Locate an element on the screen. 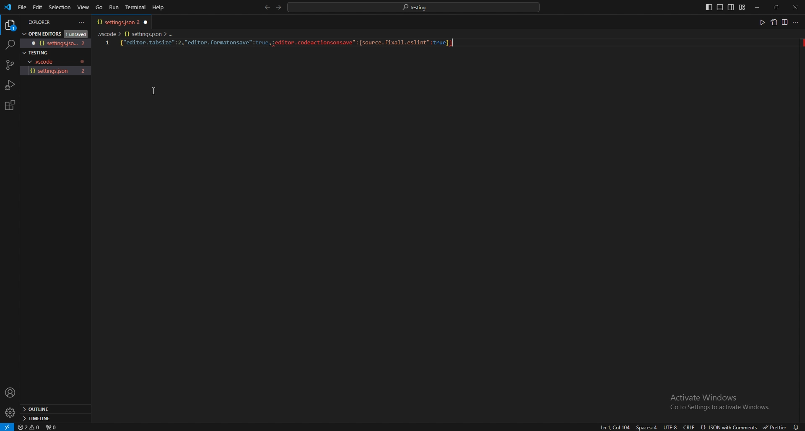 This screenshot has height=431, width=805. unsaved is located at coordinates (76, 35).